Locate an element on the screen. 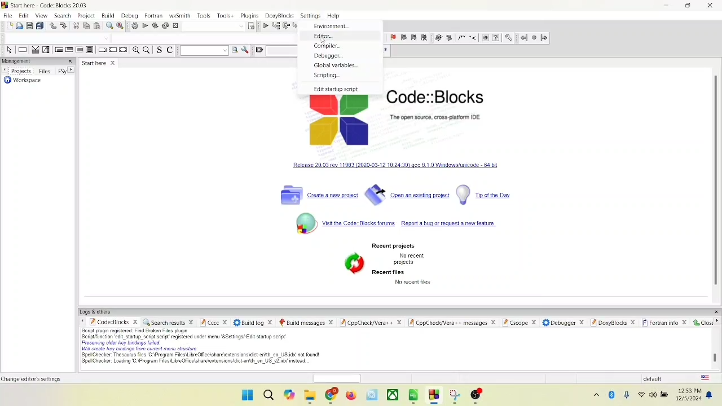 This screenshot has width=722, height=406. wifi is located at coordinates (641, 395).